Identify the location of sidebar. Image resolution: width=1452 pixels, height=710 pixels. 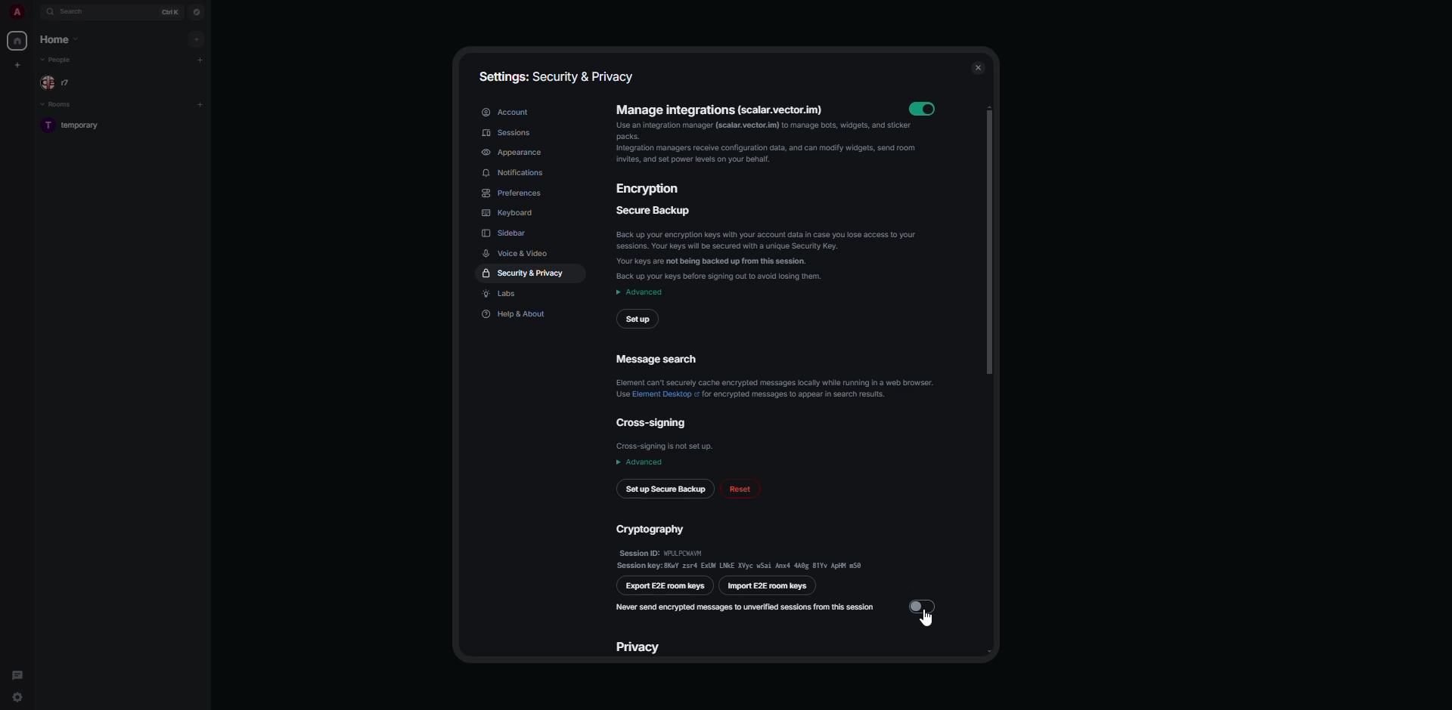
(506, 233).